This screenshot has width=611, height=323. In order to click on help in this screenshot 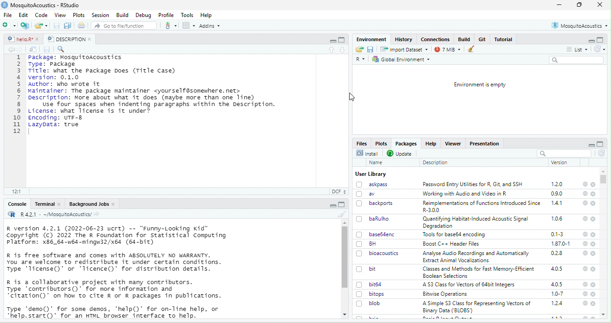, I will do `click(584, 234)`.